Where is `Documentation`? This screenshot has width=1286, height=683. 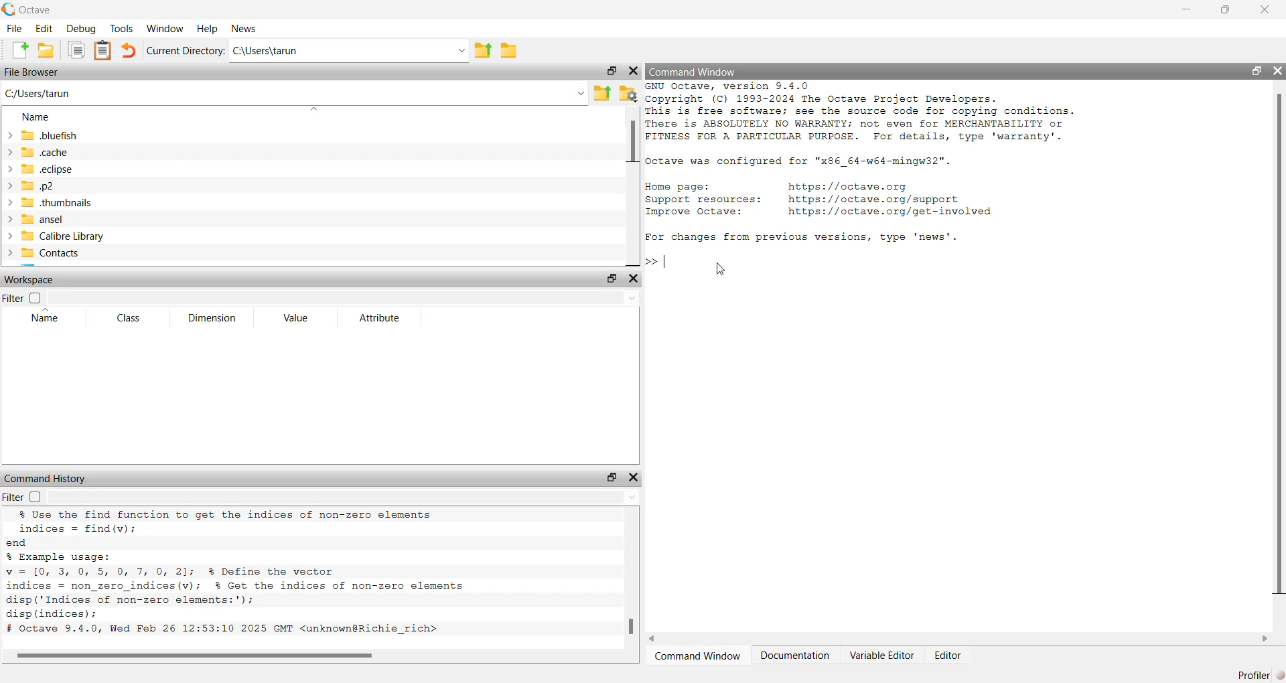 Documentation is located at coordinates (795, 660).